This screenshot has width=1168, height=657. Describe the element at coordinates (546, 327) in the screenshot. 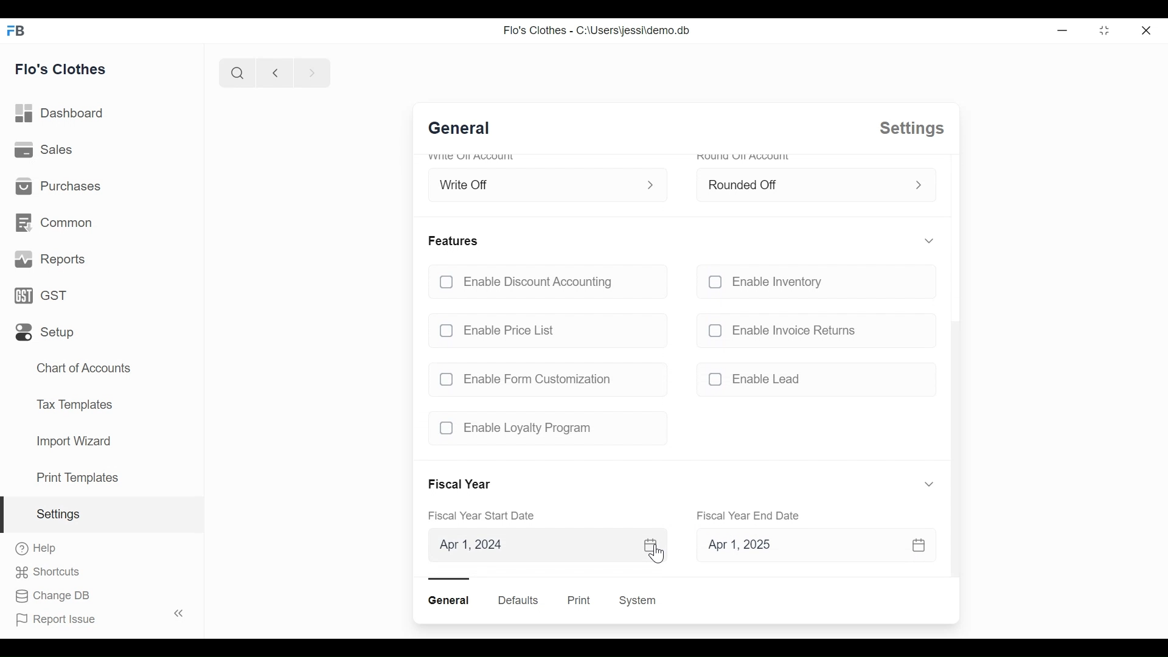

I see `unchecked Enable Price List` at that location.